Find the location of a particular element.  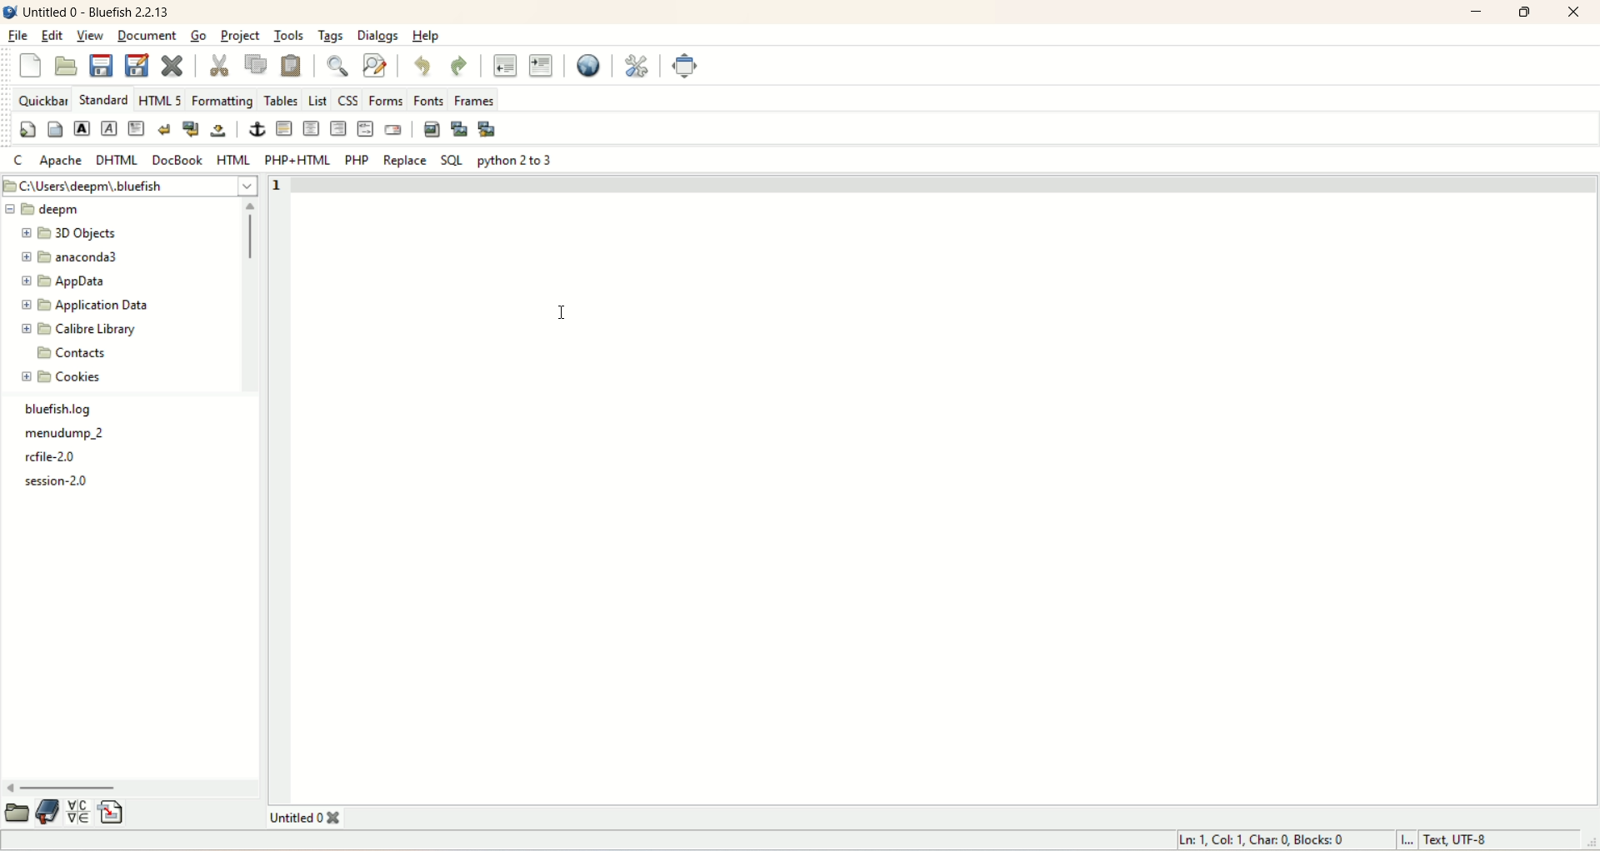

formatting is located at coordinates (220, 102).